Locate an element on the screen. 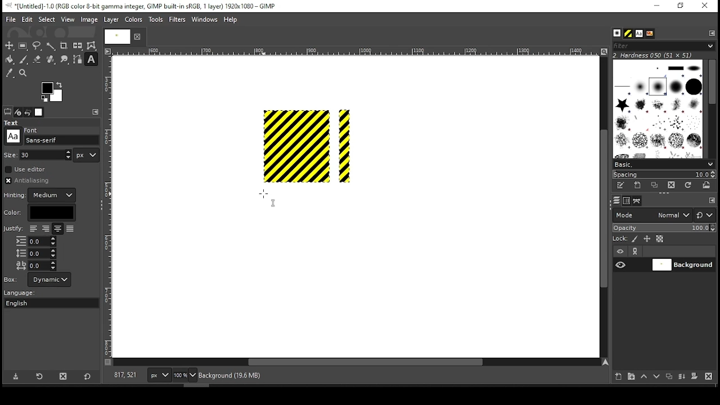 The width and height of the screenshot is (720, 405). paint bucket tool is located at coordinates (10, 59).